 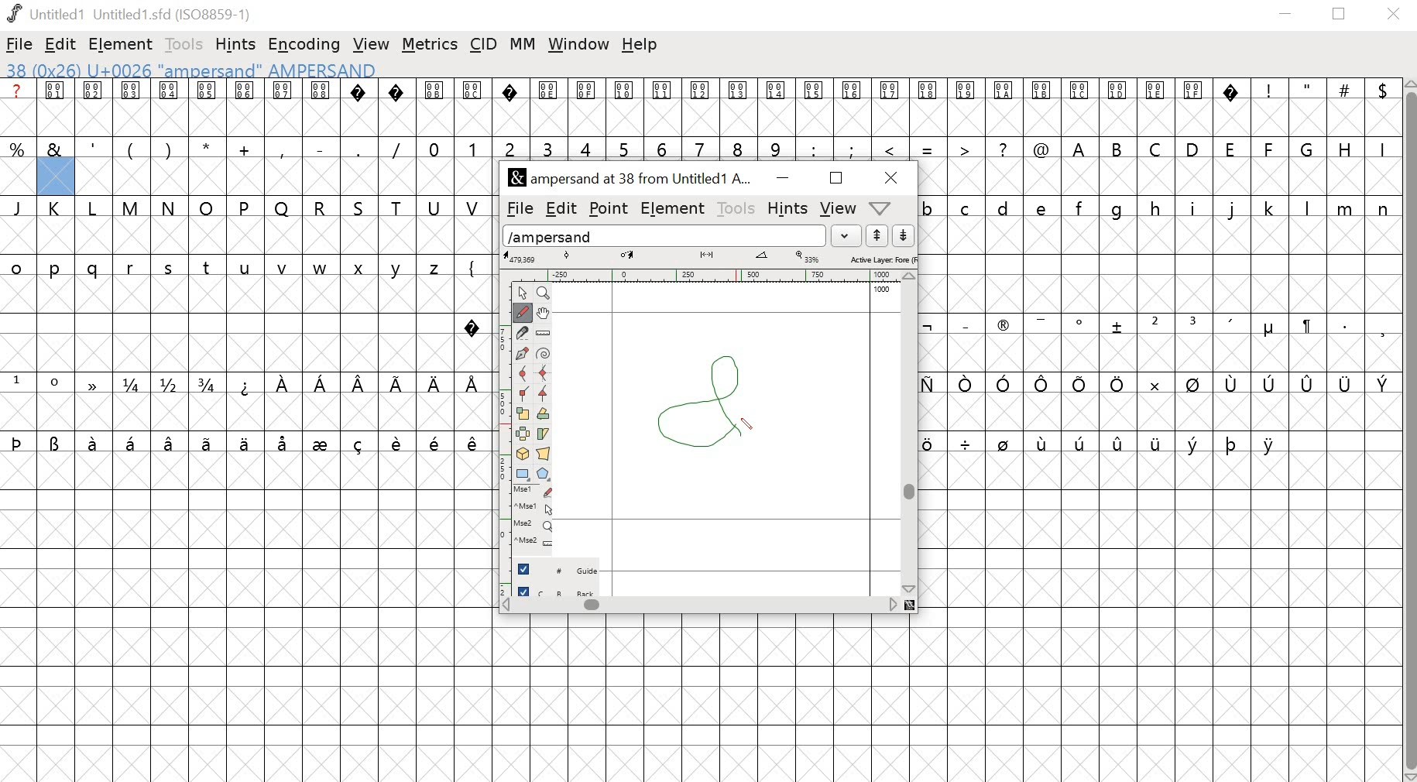 I want to click on symbol, so click(x=1382, y=382).